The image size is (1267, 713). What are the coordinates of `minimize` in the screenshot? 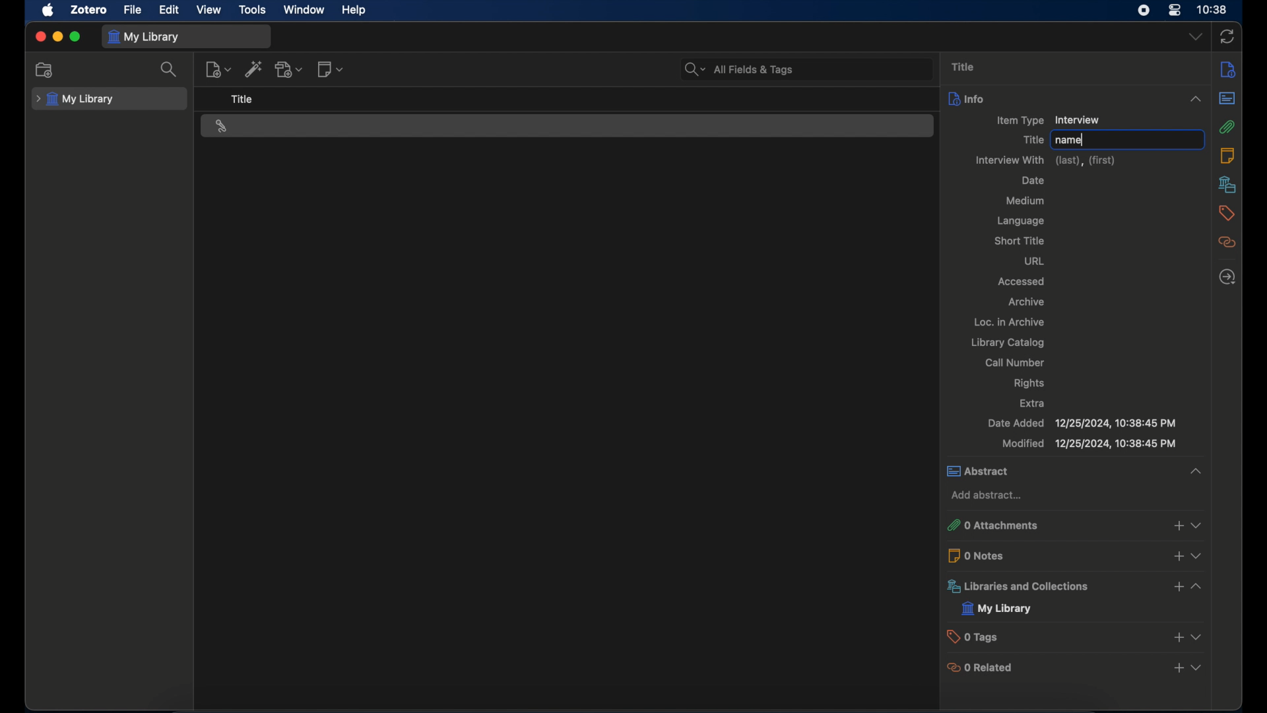 It's located at (57, 37).